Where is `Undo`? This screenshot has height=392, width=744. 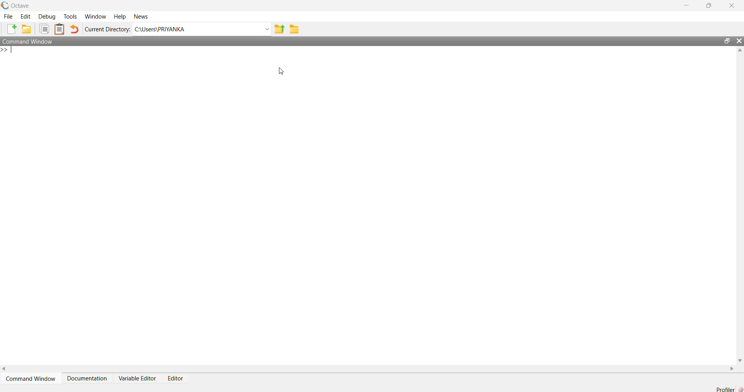 Undo is located at coordinates (75, 29).